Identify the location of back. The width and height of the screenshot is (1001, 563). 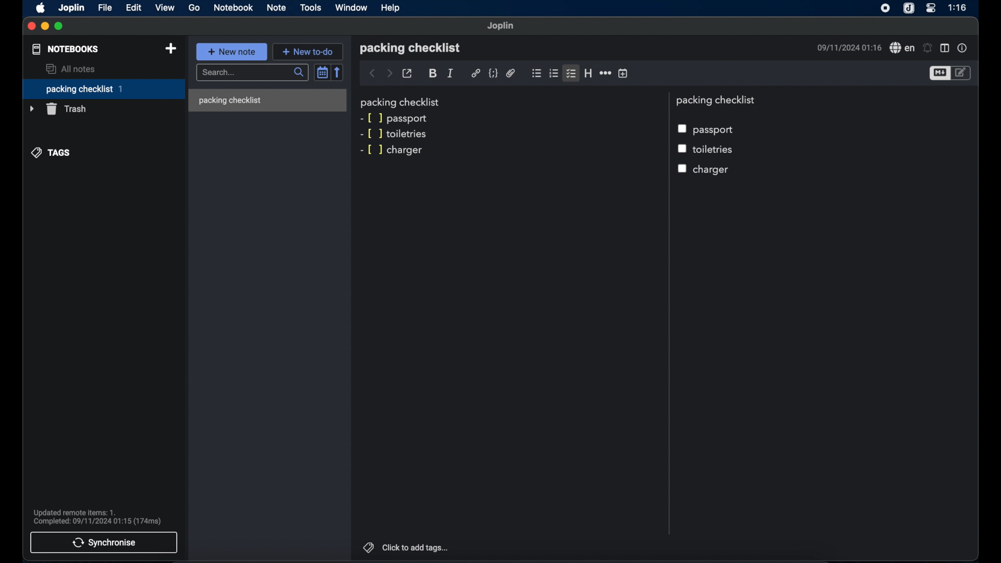
(372, 74).